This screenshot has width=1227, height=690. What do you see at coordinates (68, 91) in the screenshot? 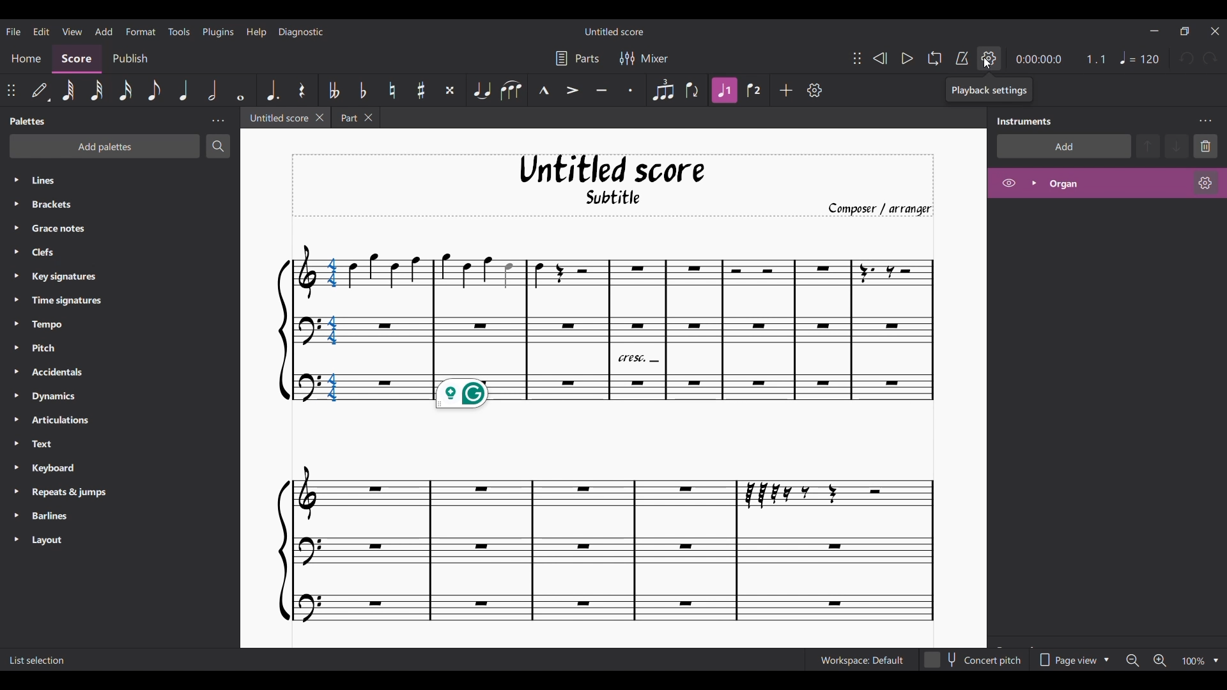
I see `64th note` at bounding box center [68, 91].